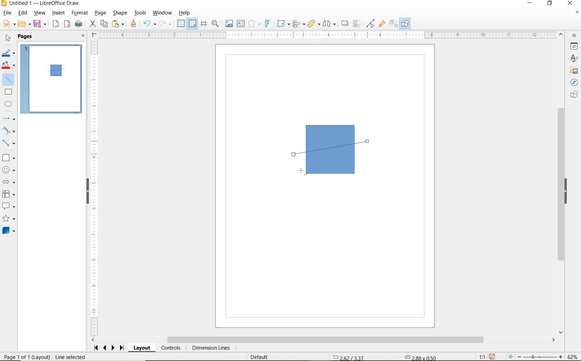 This screenshot has width=581, height=361. I want to click on EDIT, so click(23, 13).